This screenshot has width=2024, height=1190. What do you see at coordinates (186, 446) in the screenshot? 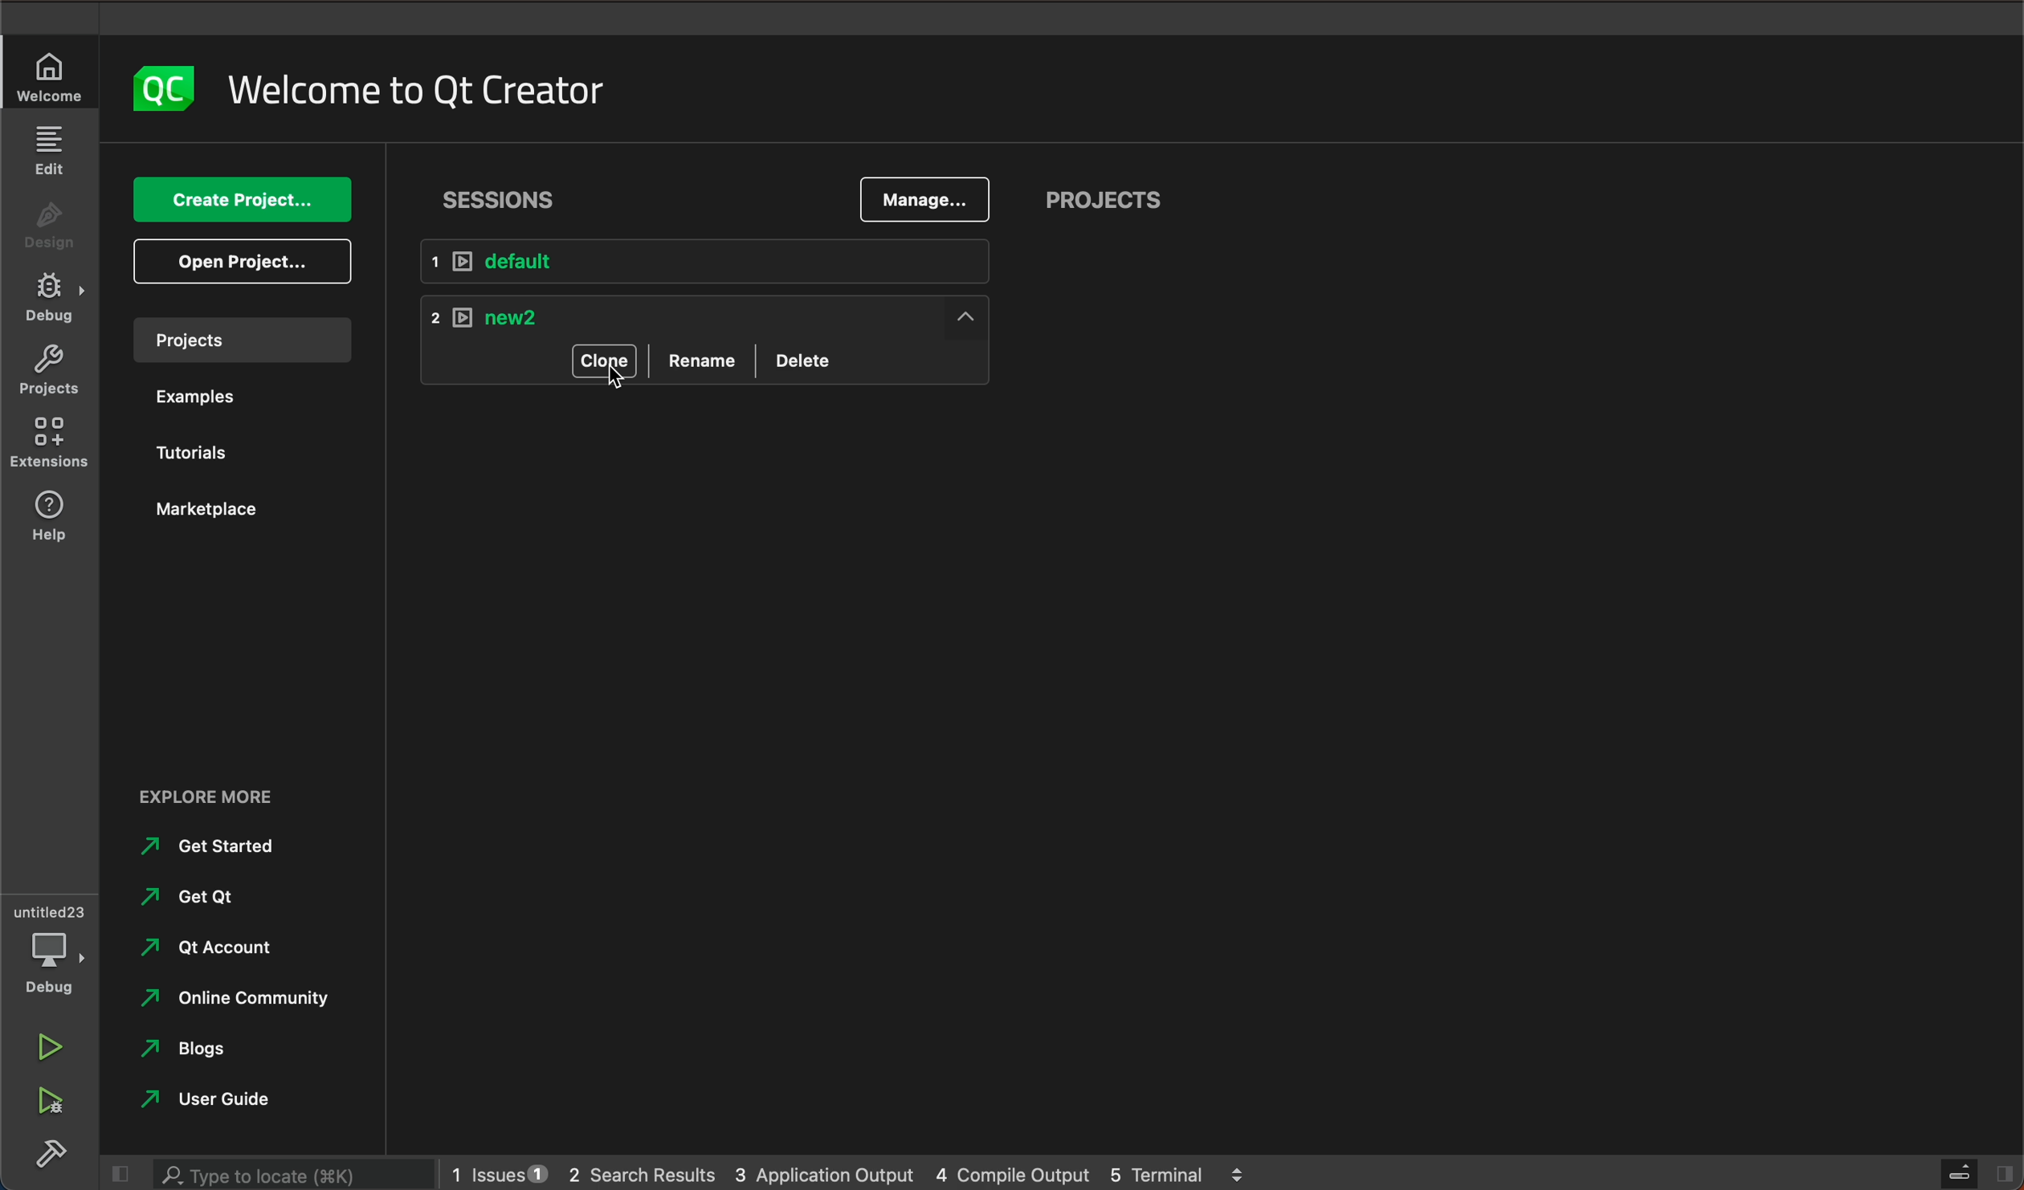
I see `tutorials` at bounding box center [186, 446].